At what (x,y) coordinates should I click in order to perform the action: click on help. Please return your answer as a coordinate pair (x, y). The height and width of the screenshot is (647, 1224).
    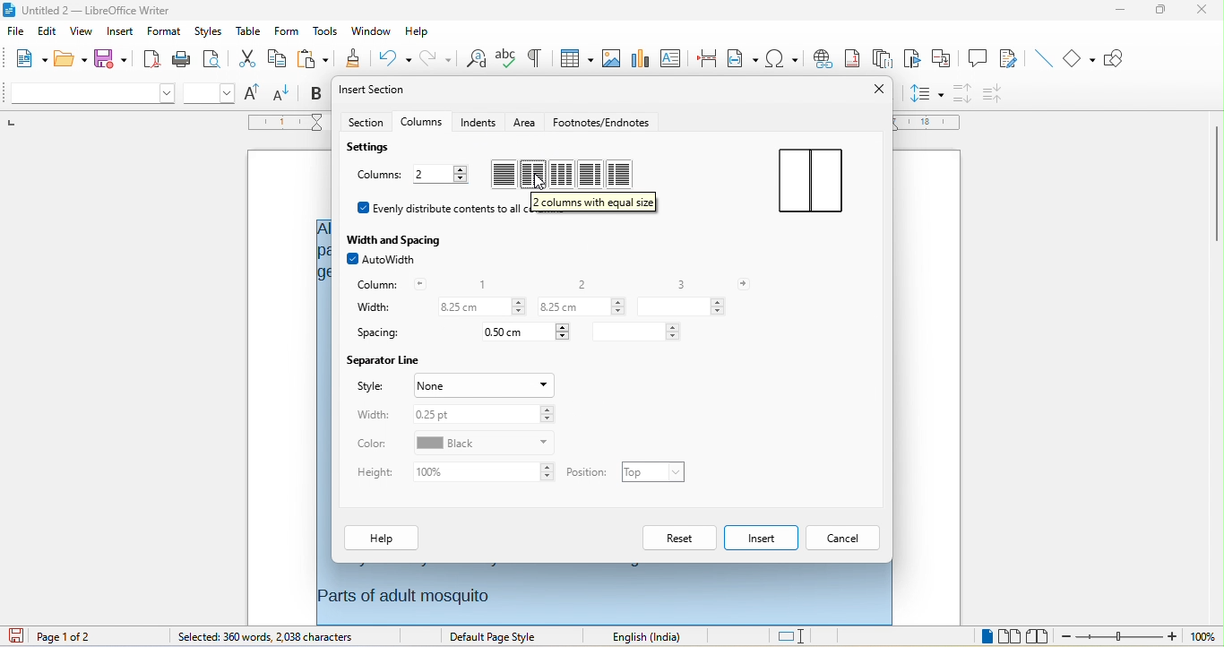
    Looking at the image, I should click on (415, 28).